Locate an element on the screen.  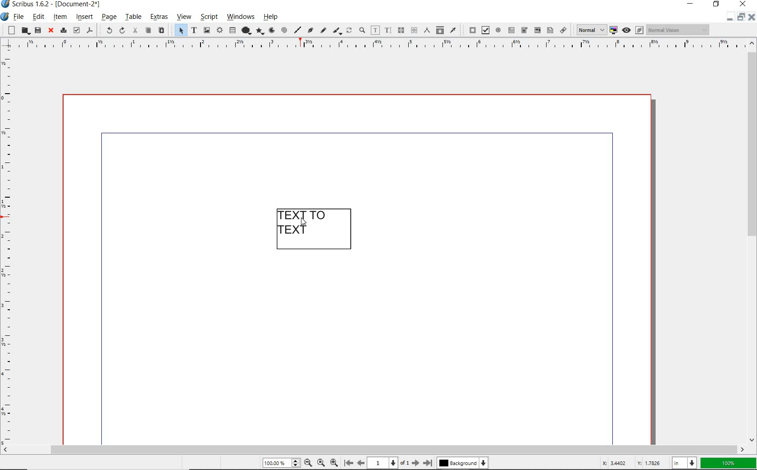
select item is located at coordinates (179, 30).